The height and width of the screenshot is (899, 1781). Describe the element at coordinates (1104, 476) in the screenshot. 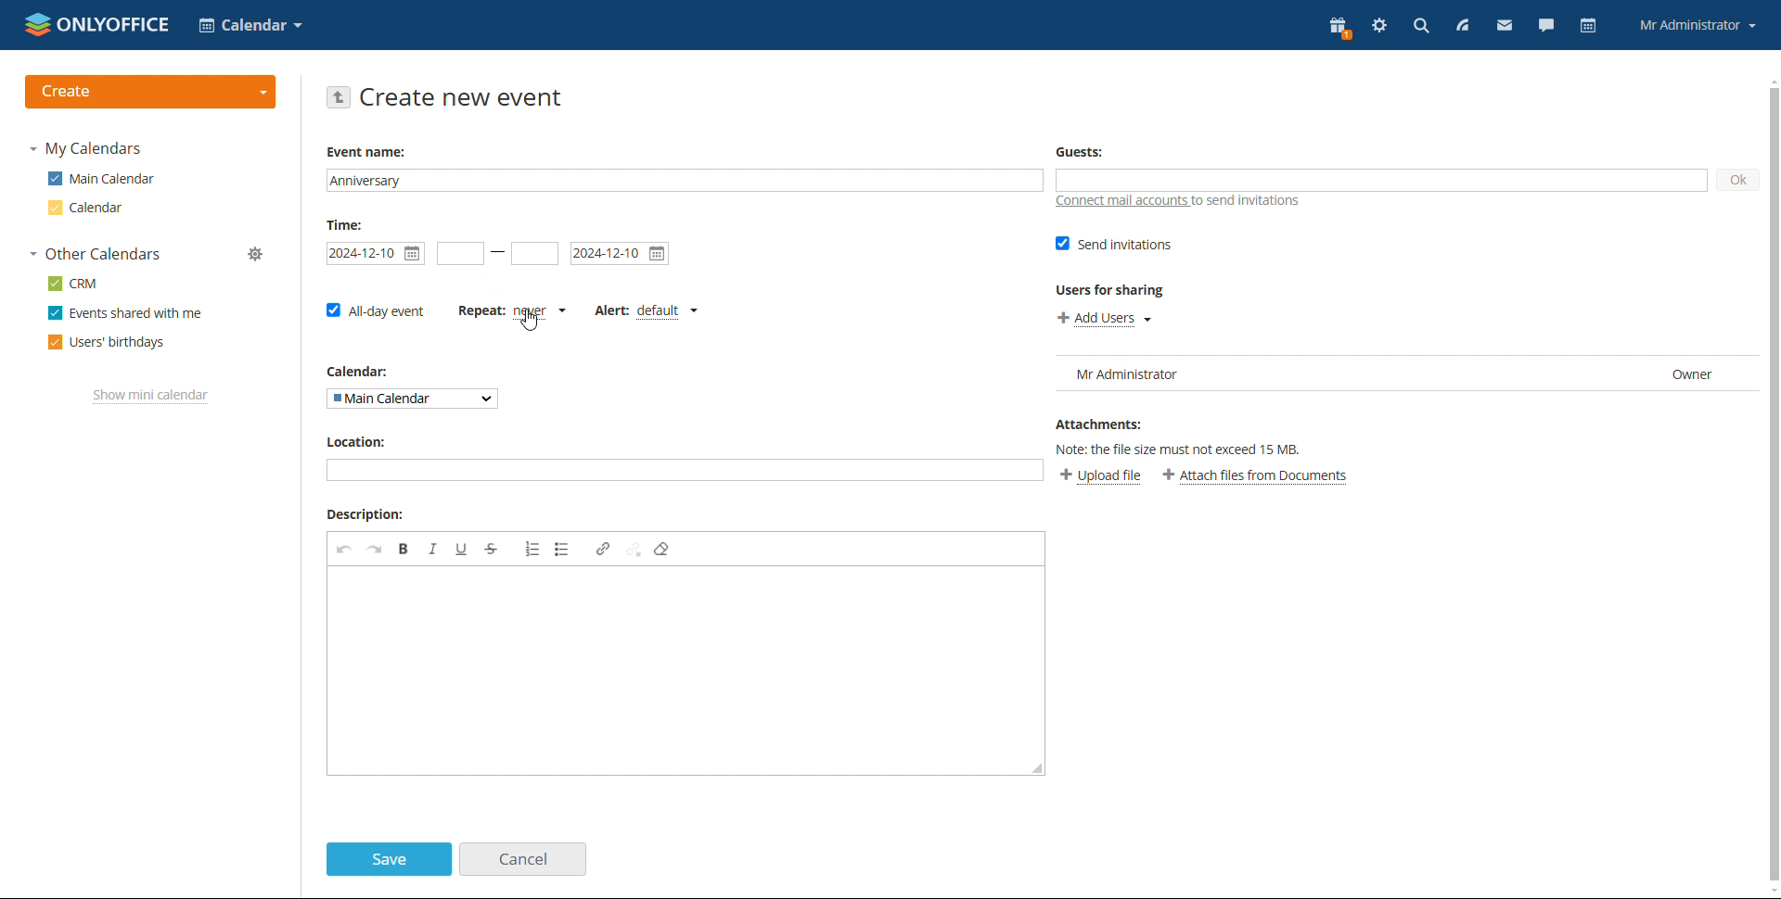

I see `upload file` at that location.